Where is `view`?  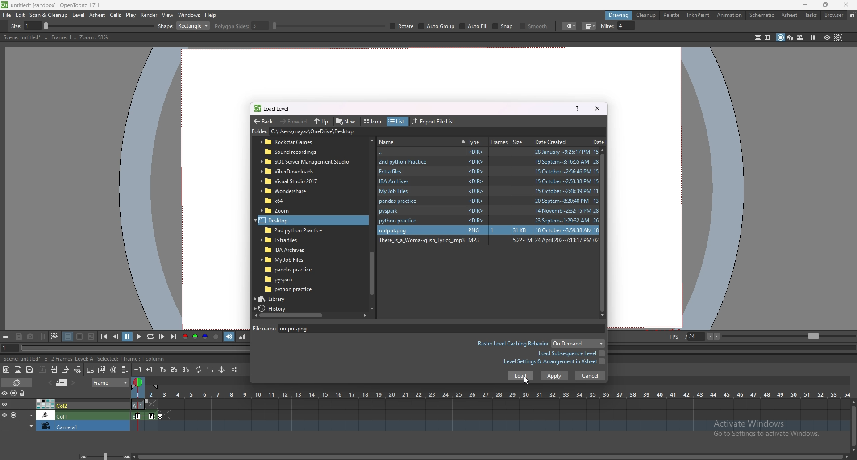 view is located at coordinates (168, 15).